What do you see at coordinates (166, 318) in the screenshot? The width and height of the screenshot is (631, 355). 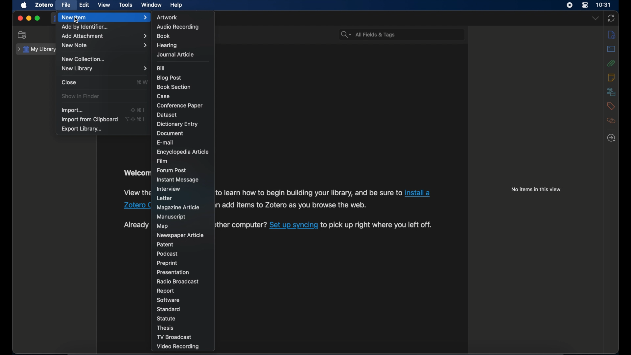 I see `statue` at bounding box center [166, 318].